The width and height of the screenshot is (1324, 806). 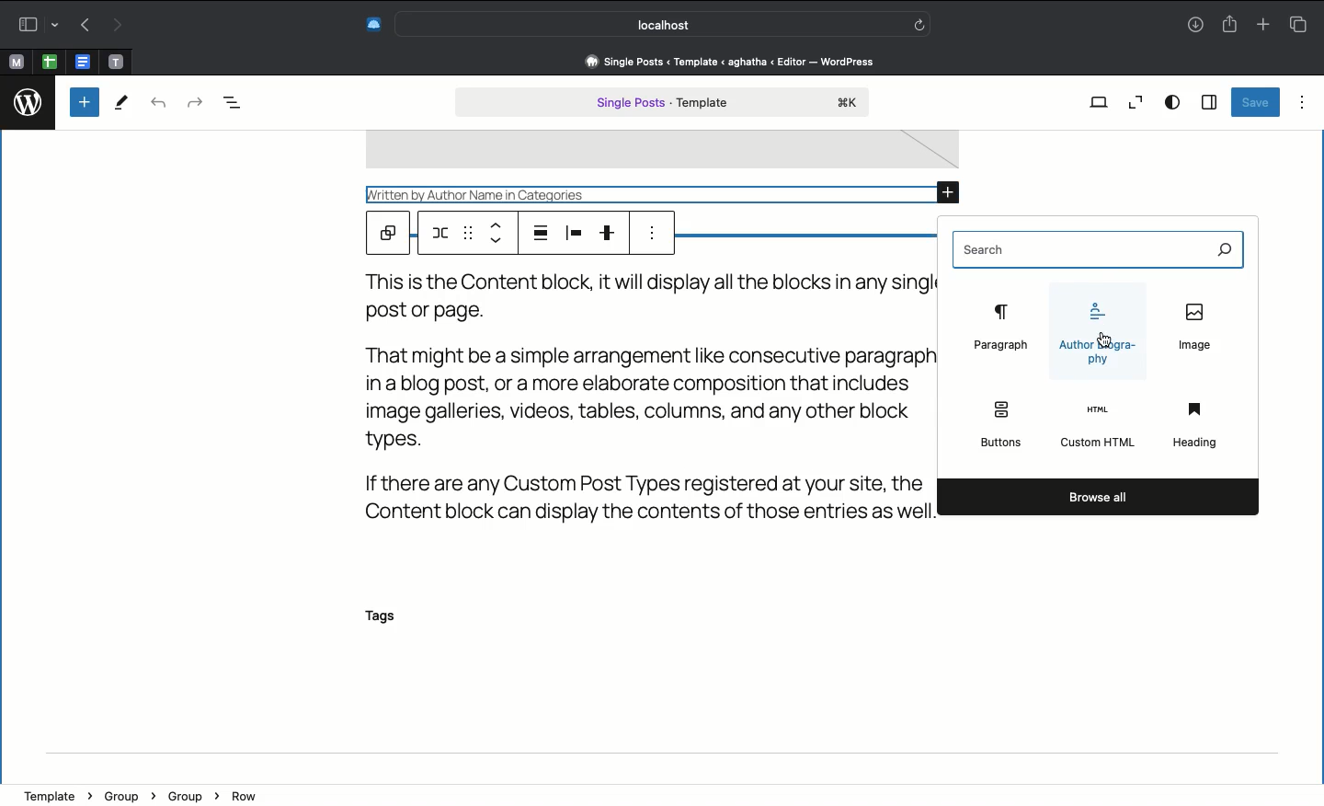 What do you see at coordinates (85, 26) in the screenshot?
I see `Back` at bounding box center [85, 26].